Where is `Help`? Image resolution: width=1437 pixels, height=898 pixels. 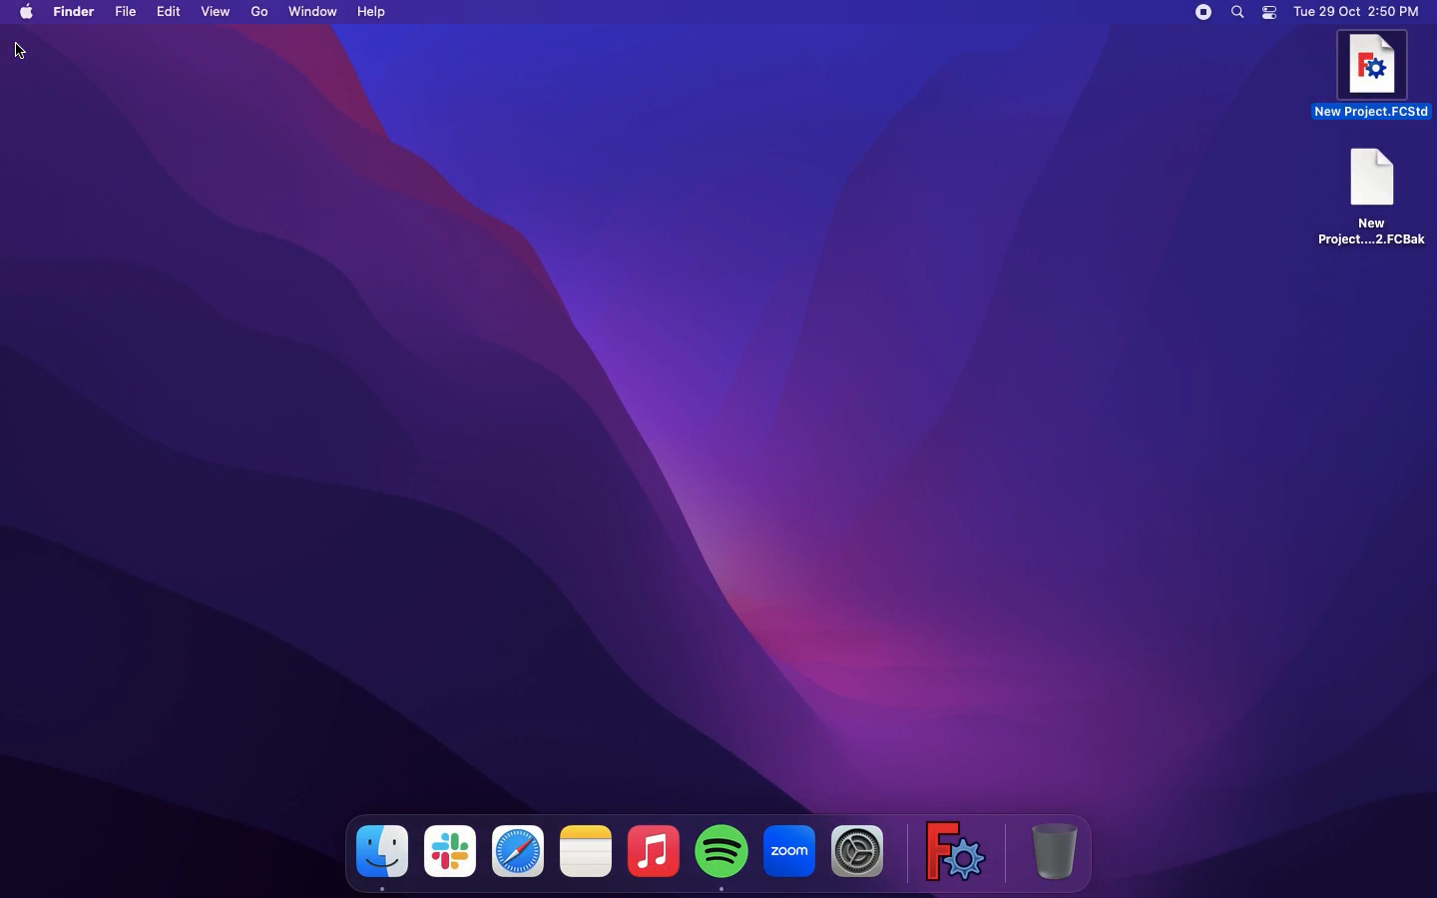 Help is located at coordinates (376, 11).